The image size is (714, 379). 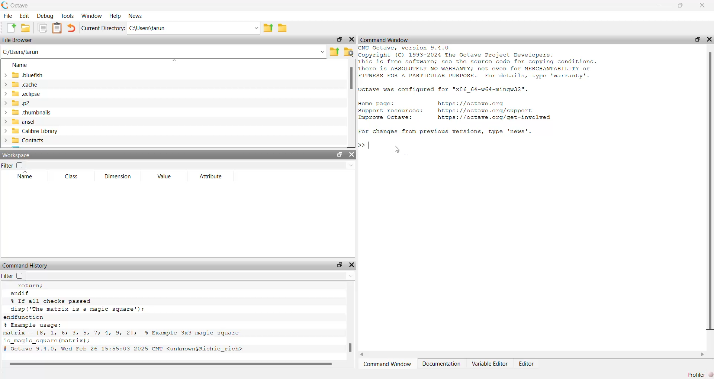 I want to click on close, so click(x=709, y=39).